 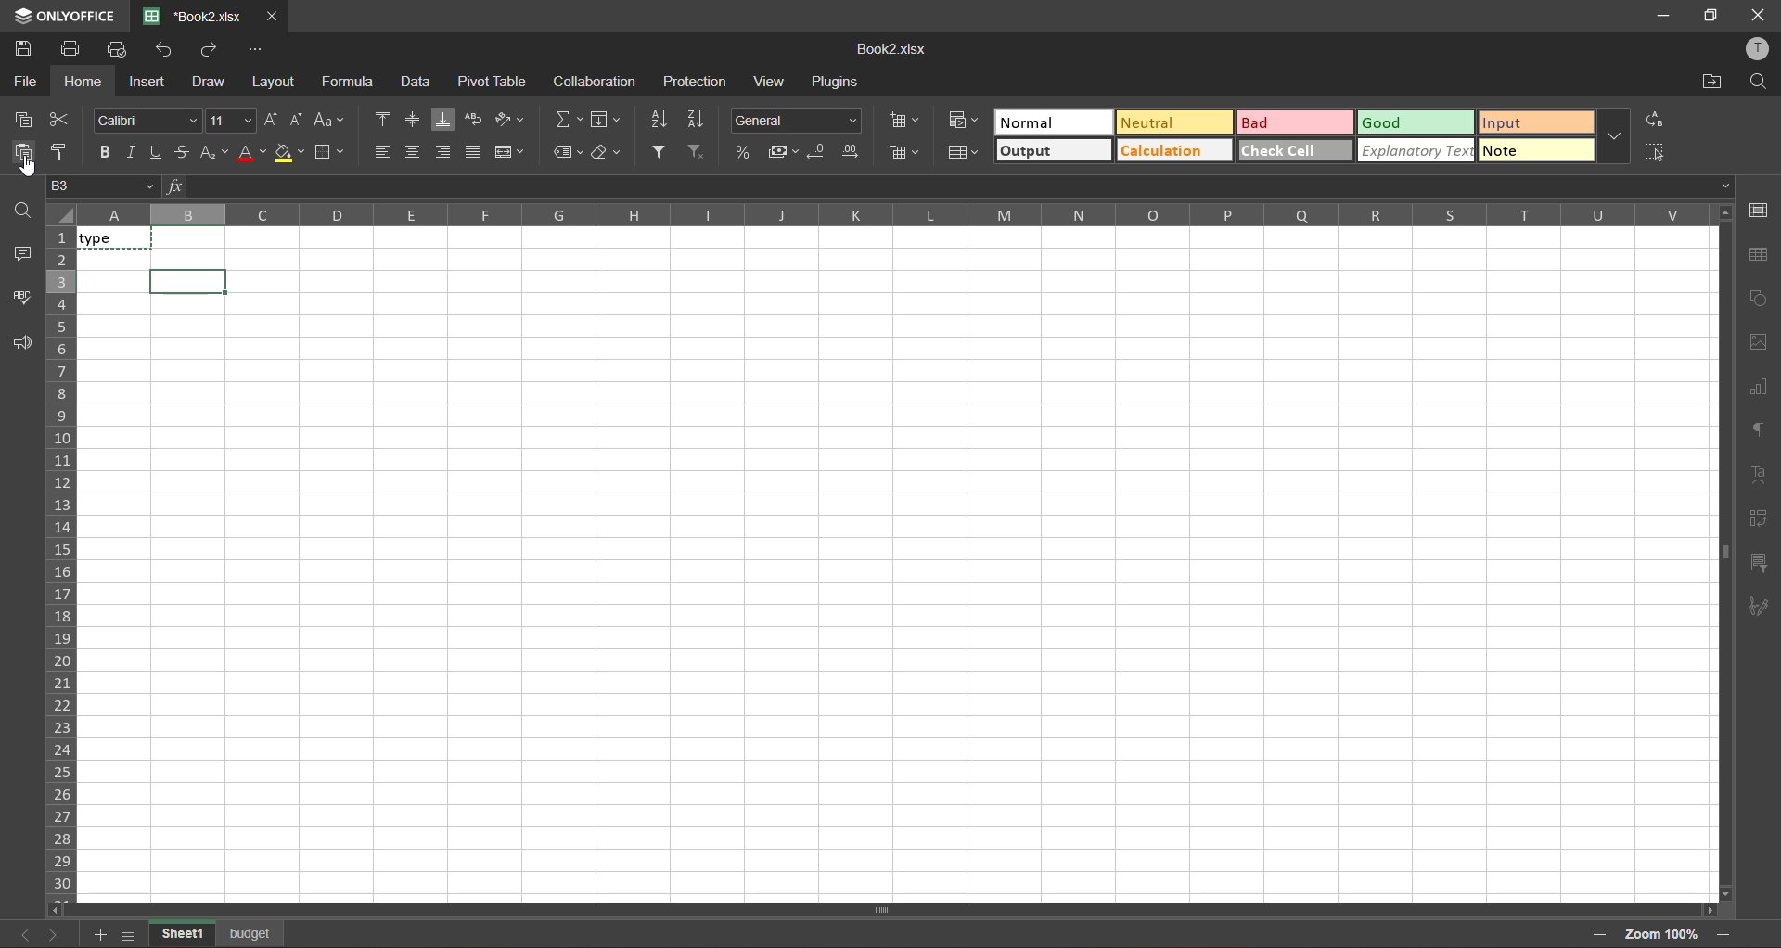 What do you see at coordinates (1665, 15) in the screenshot?
I see `minimize` at bounding box center [1665, 15].